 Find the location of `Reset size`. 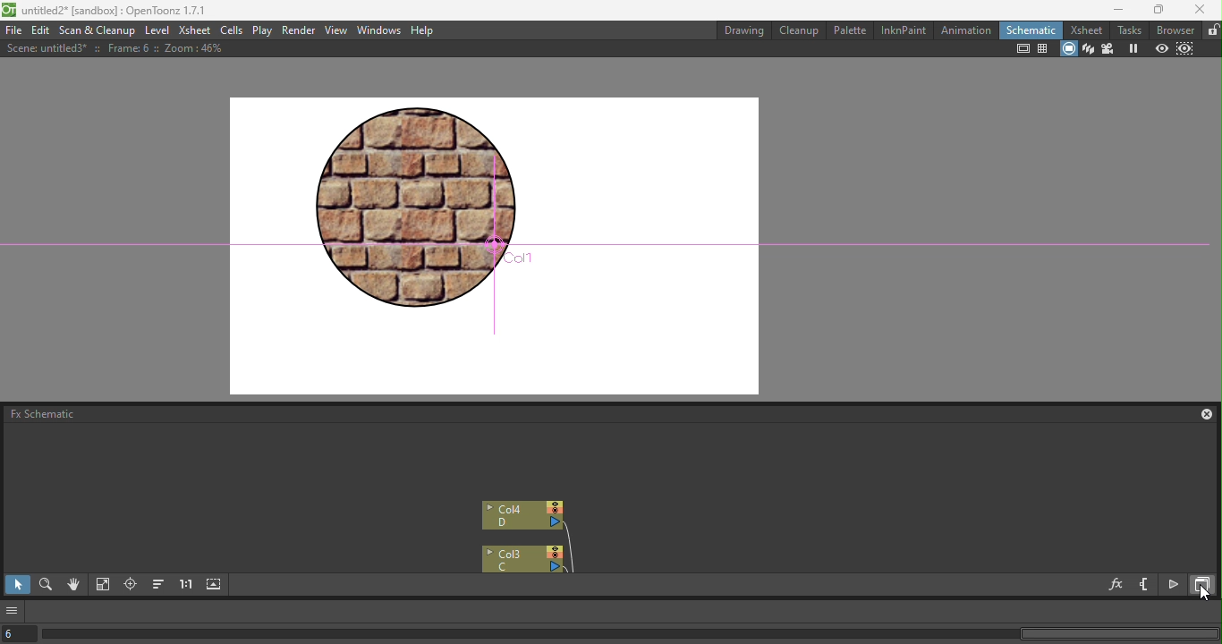

Reset size is located at coordinates (186, 586).